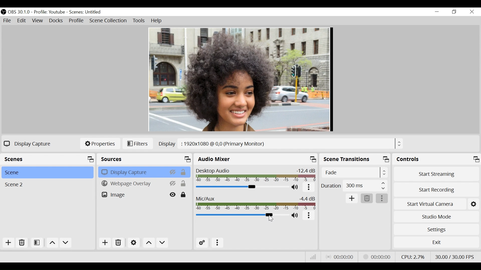 This screenshot has height=270, width=481. Describe the element at coordinates (56, 21) in the screenshot. I see `Docks` at that location.